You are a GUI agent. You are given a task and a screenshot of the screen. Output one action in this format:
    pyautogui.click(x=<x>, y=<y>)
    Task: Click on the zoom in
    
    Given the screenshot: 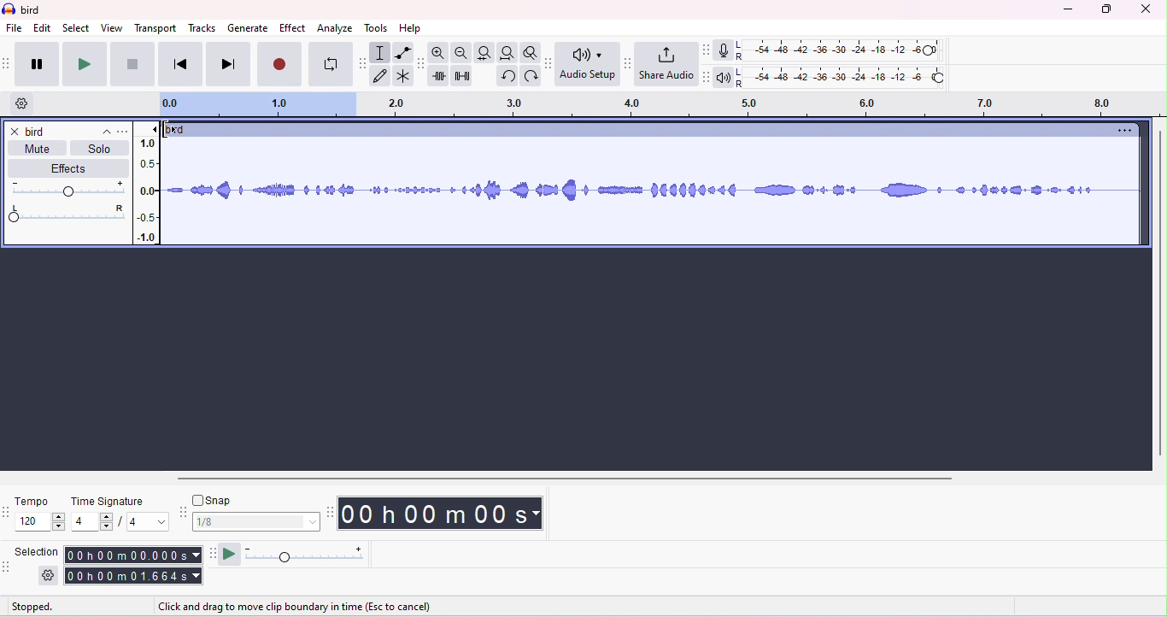 What is the action you would take?
    pyautogui.click(x=442, y=53)
    